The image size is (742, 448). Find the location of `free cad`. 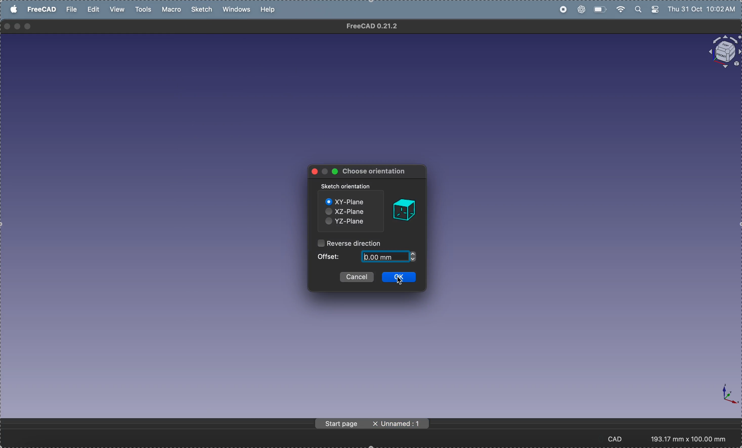

free cad is located at coordinates (43, 9).